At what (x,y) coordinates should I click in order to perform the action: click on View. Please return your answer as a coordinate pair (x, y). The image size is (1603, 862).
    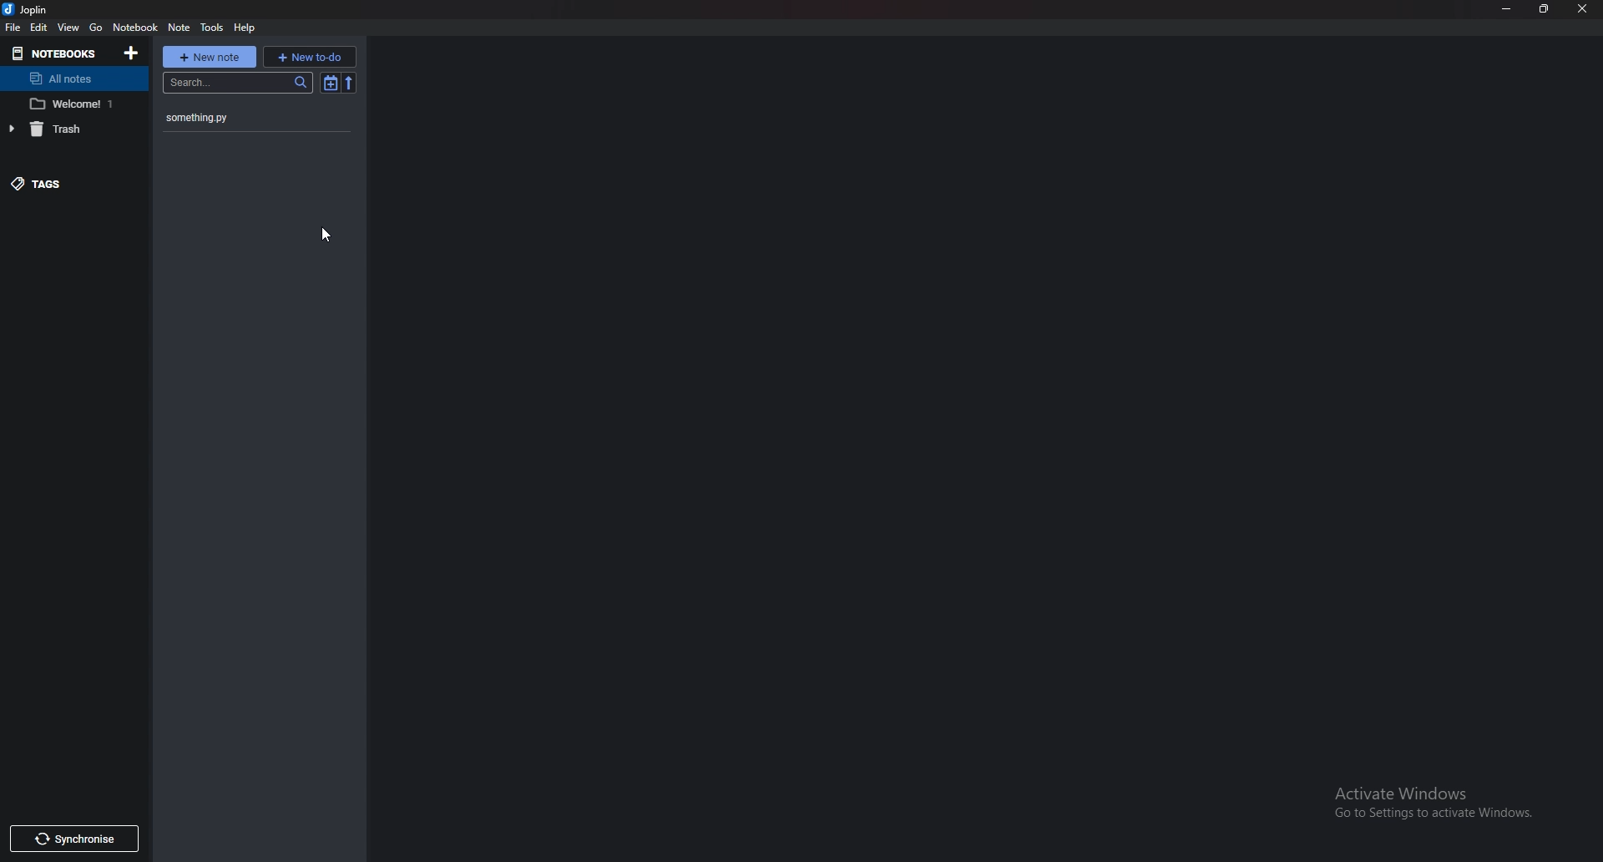
    Looking at the image, I should click on (69, 28).